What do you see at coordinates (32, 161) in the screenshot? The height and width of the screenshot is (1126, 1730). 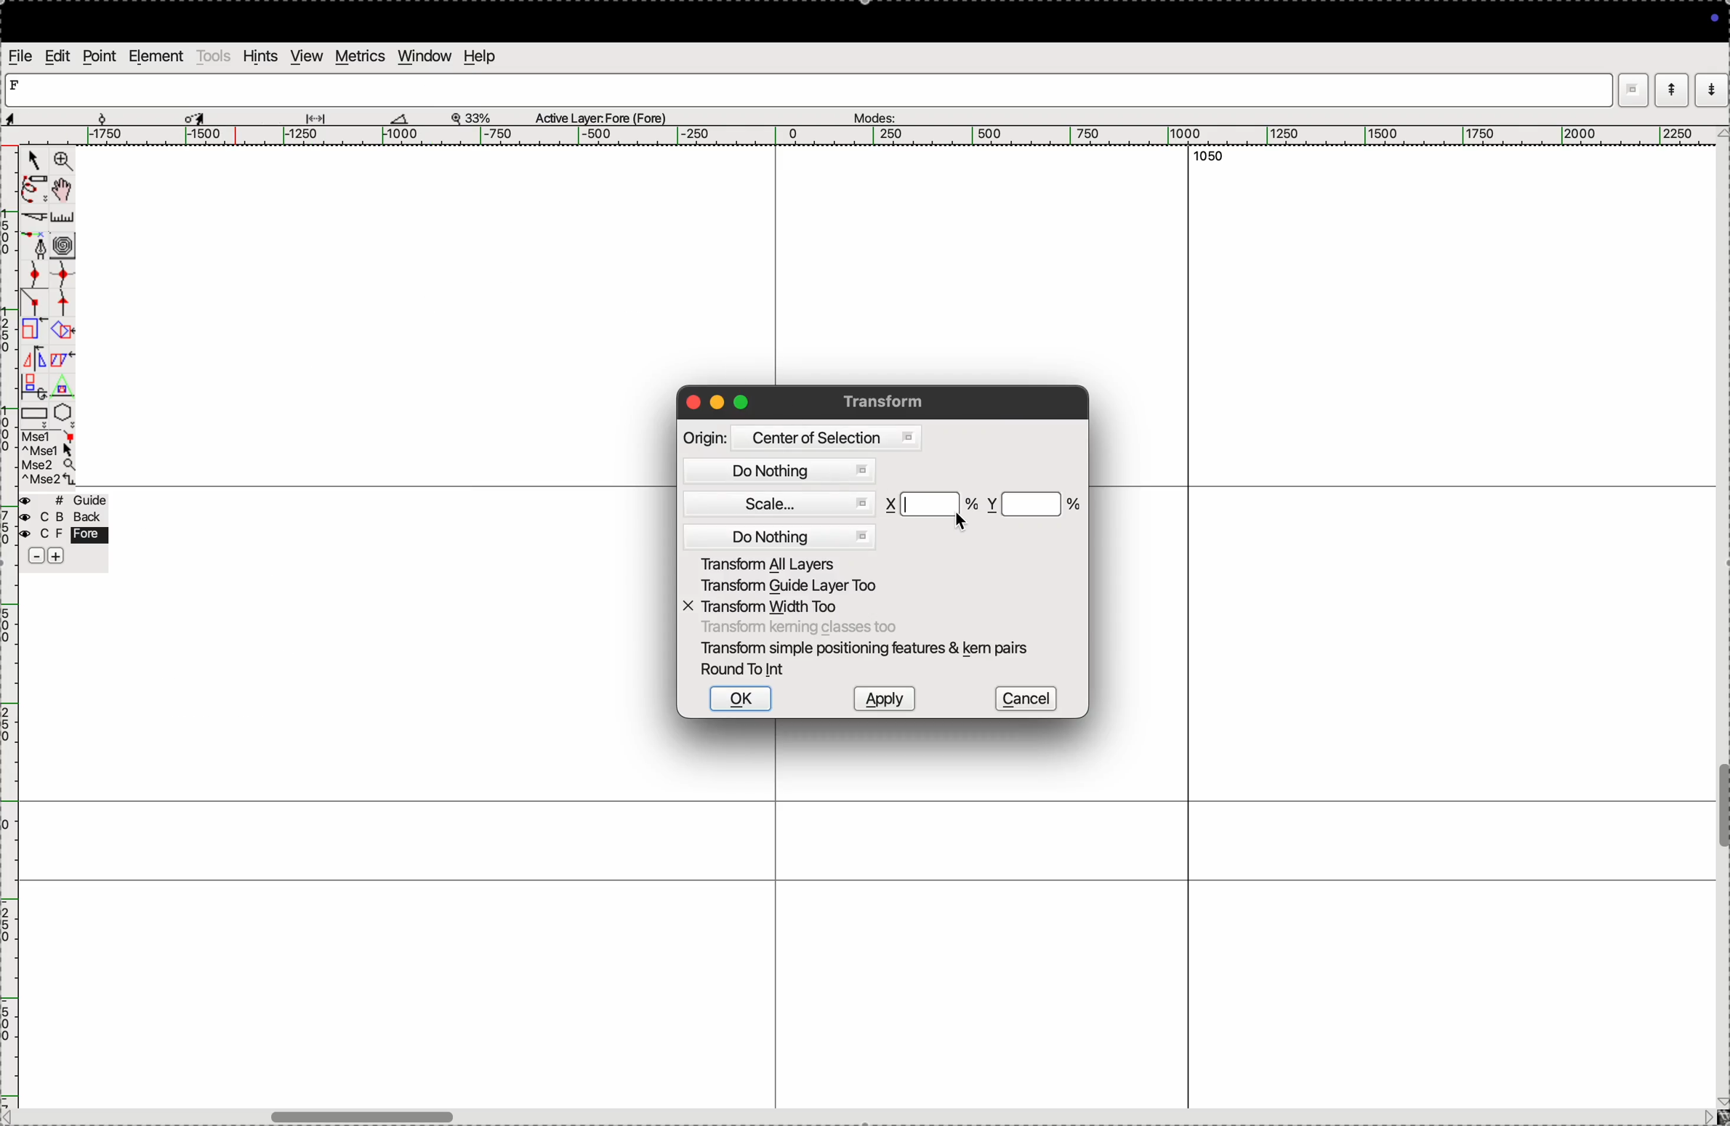 I see `cursor` at bounding box center [32, 161].